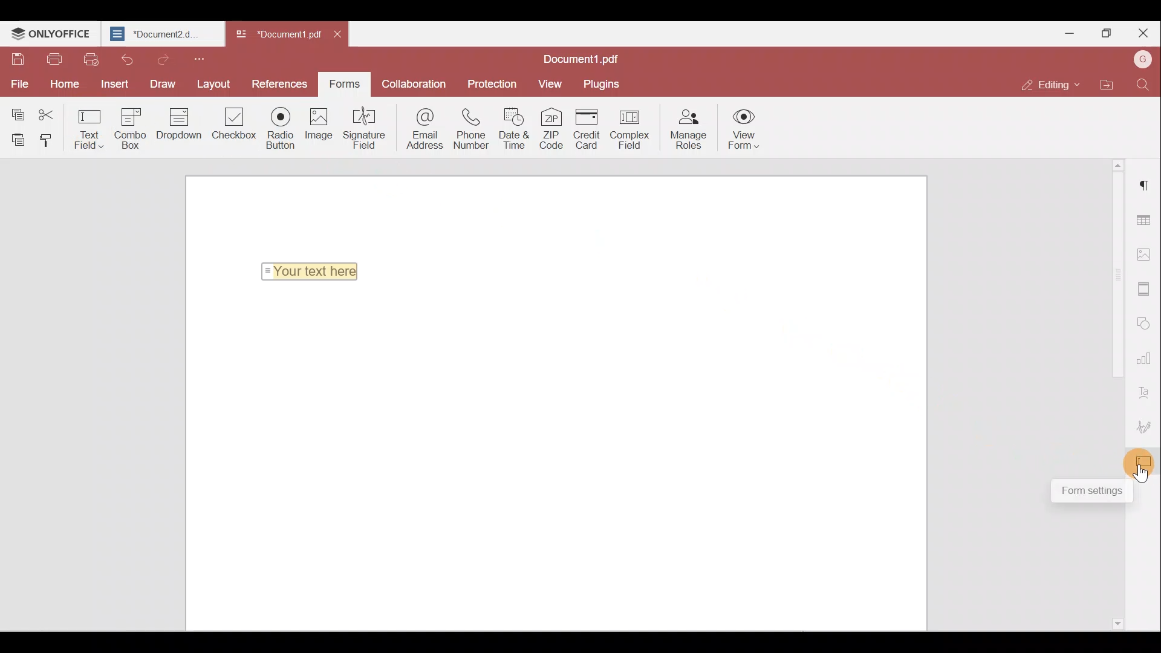 The height and width of the screenshot is (653, 1161). What do you see at coordinates (113, 83) in the screenshot?
I see `Insert` at bounding box center [113, 83].